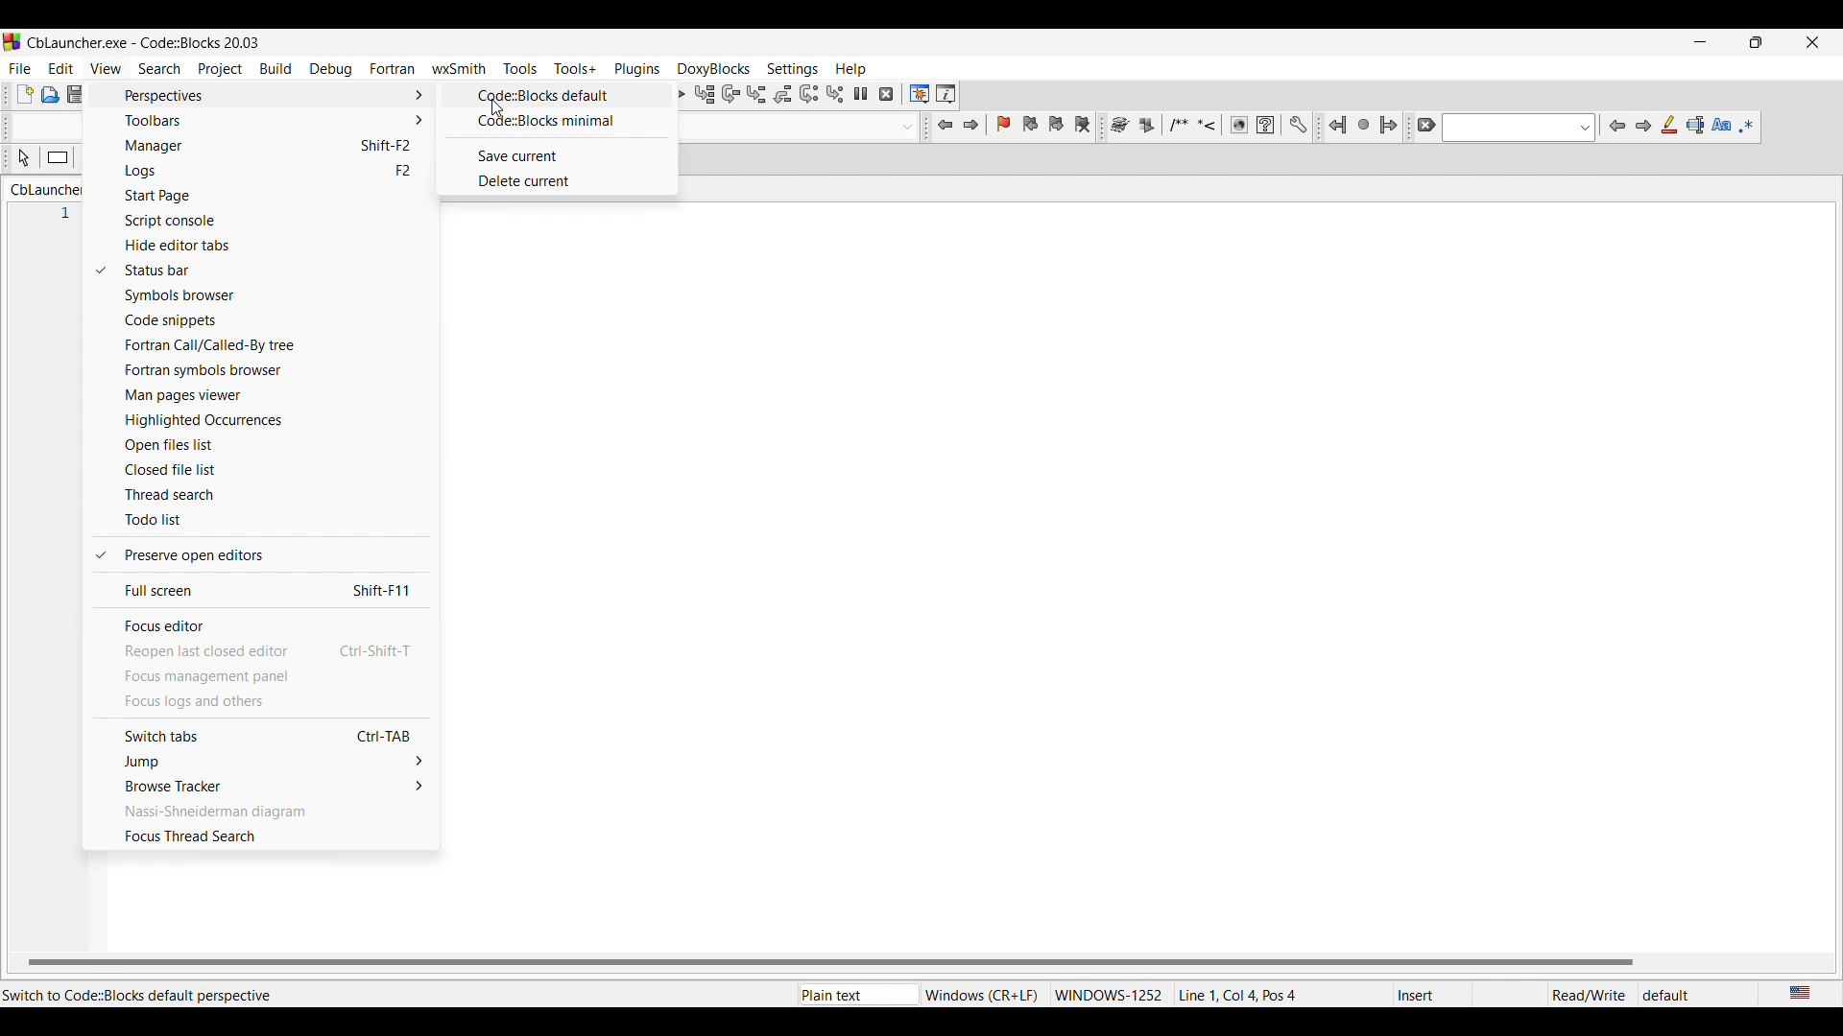 This screenshot has width=1843, height=1036. What do you see at coordinates (274, 469) in the screenshot?
I see `Closed file list` at bounding box center [274, 469].